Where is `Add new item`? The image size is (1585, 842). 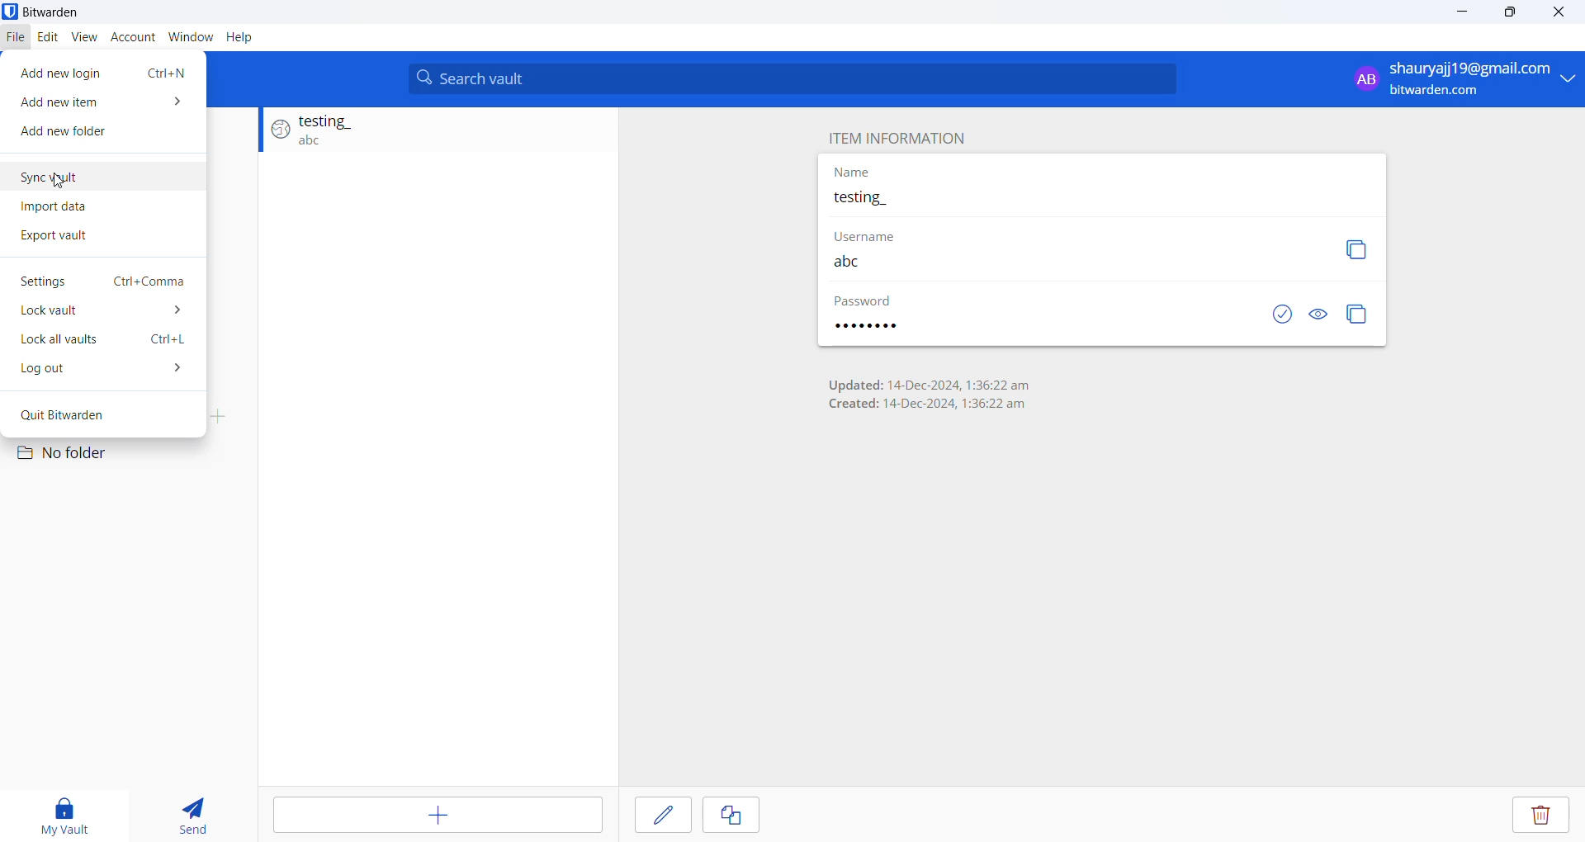
Add new item is located at coordinates (103, 104).